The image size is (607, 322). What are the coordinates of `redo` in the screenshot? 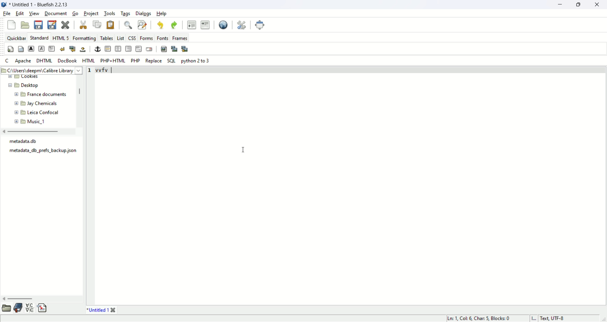 It's located at (178, 25).